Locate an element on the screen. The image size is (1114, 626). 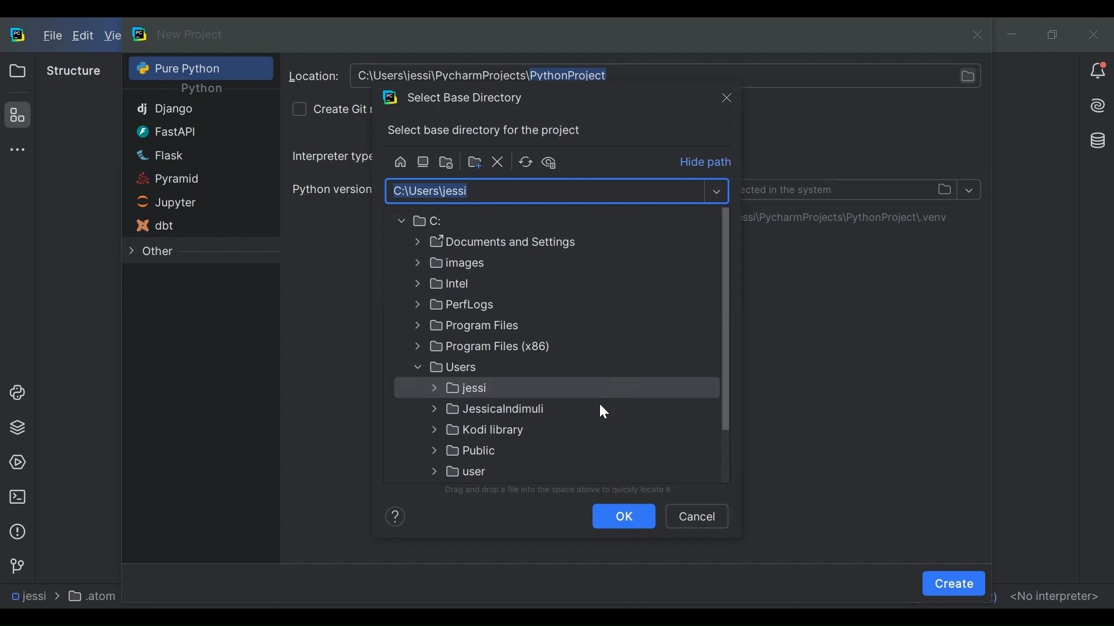
Cancel is located at coordinates (696, 515).